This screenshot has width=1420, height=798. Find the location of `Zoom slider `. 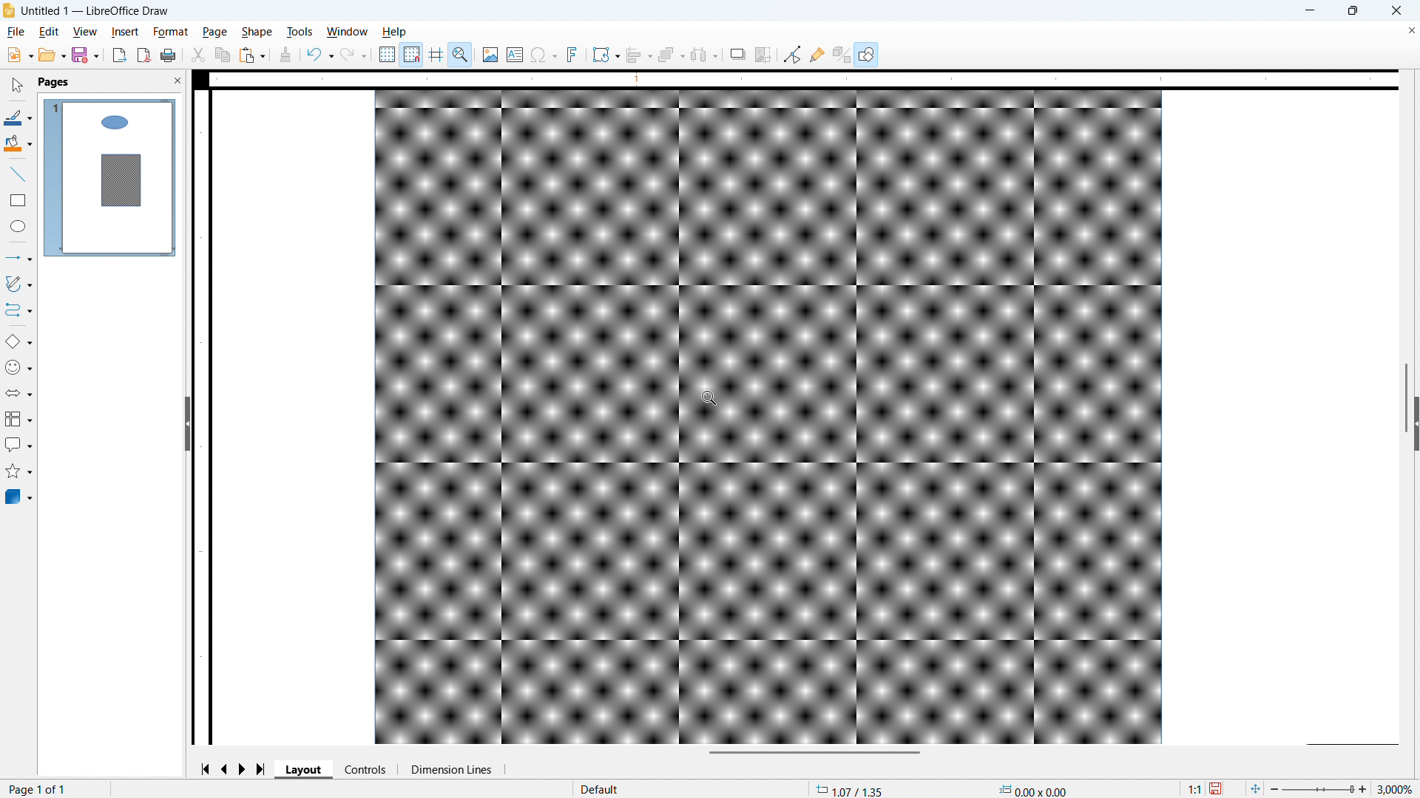

Zoom slider  is located at coordinates (1320, 790).